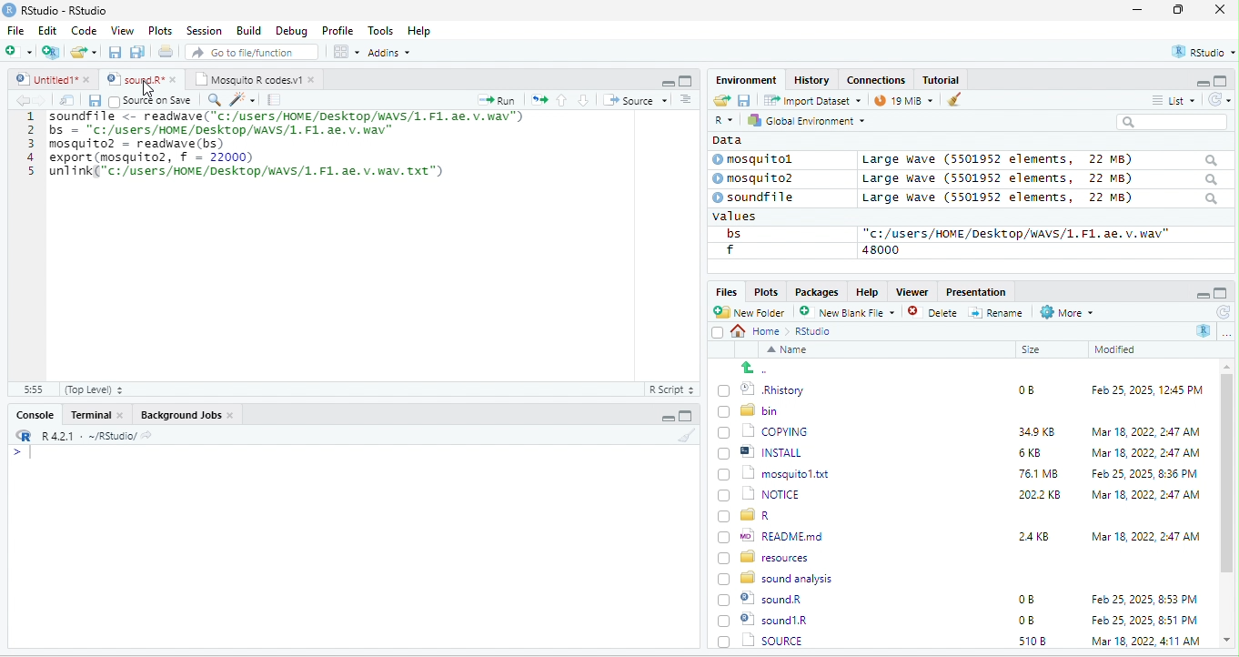 This screenshot has height=657, width=1239. I want to click on sharpen, so click(243, 99).